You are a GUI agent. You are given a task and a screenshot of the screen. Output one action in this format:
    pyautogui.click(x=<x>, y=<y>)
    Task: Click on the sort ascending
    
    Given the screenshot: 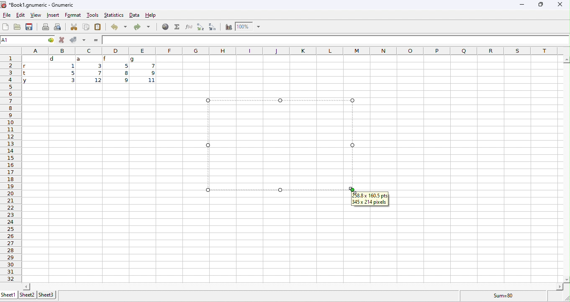 What is the action you would take?
    pyautogui.click(x=200, y=27)
    